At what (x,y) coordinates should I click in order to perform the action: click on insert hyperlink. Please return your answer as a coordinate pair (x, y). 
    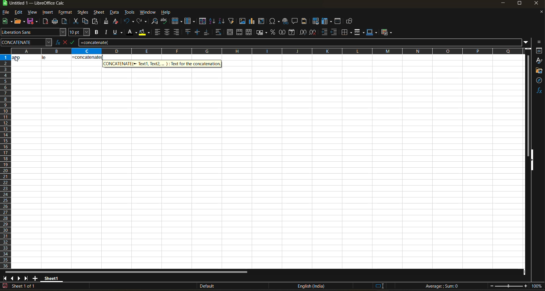
    Looking at the image, I should click on (286, 21).